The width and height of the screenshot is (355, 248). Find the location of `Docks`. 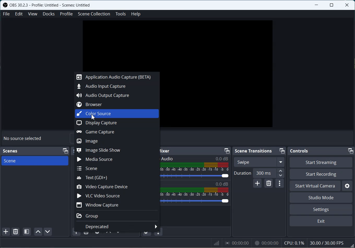

Docks is located at coordinates (49, 14).